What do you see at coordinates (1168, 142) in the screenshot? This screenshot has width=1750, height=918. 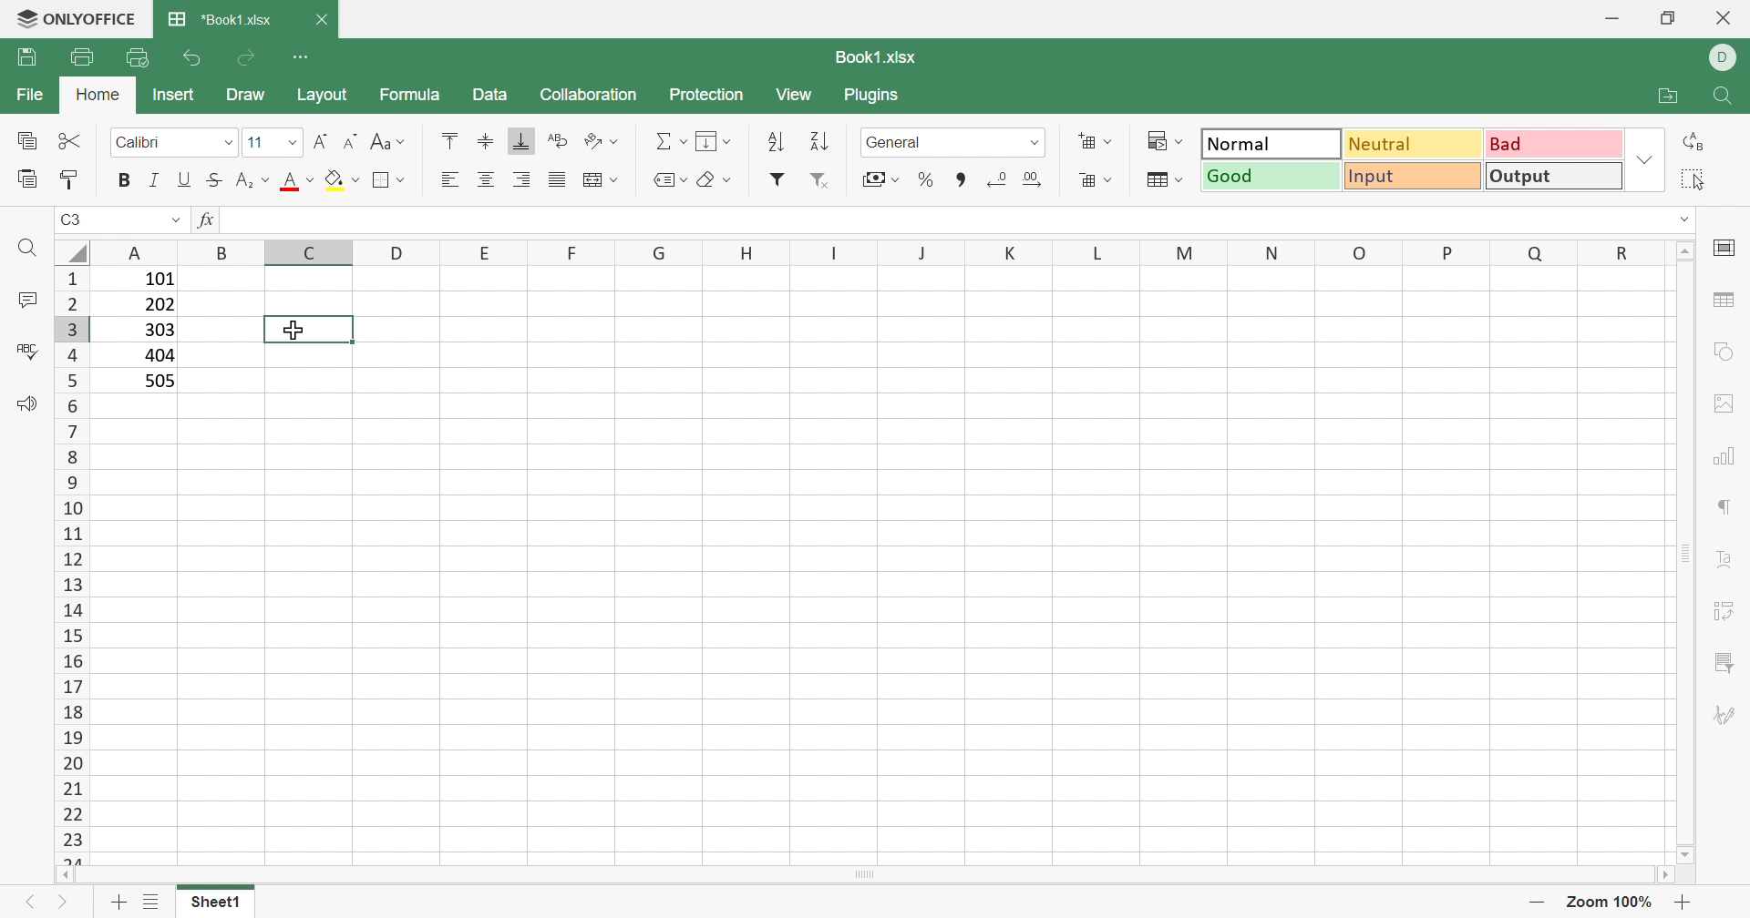 I see `Conditional formatting` at bounding box center [1168, 142].